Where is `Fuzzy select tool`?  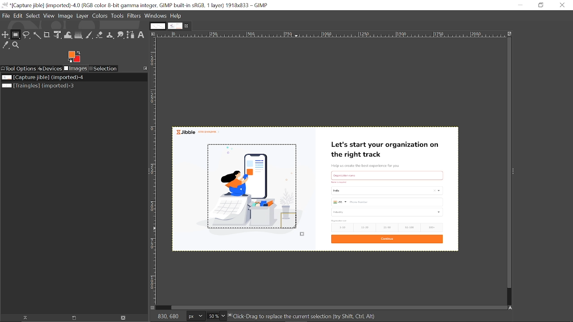 Fuzzy select tool is located at coordinates (37, 35).